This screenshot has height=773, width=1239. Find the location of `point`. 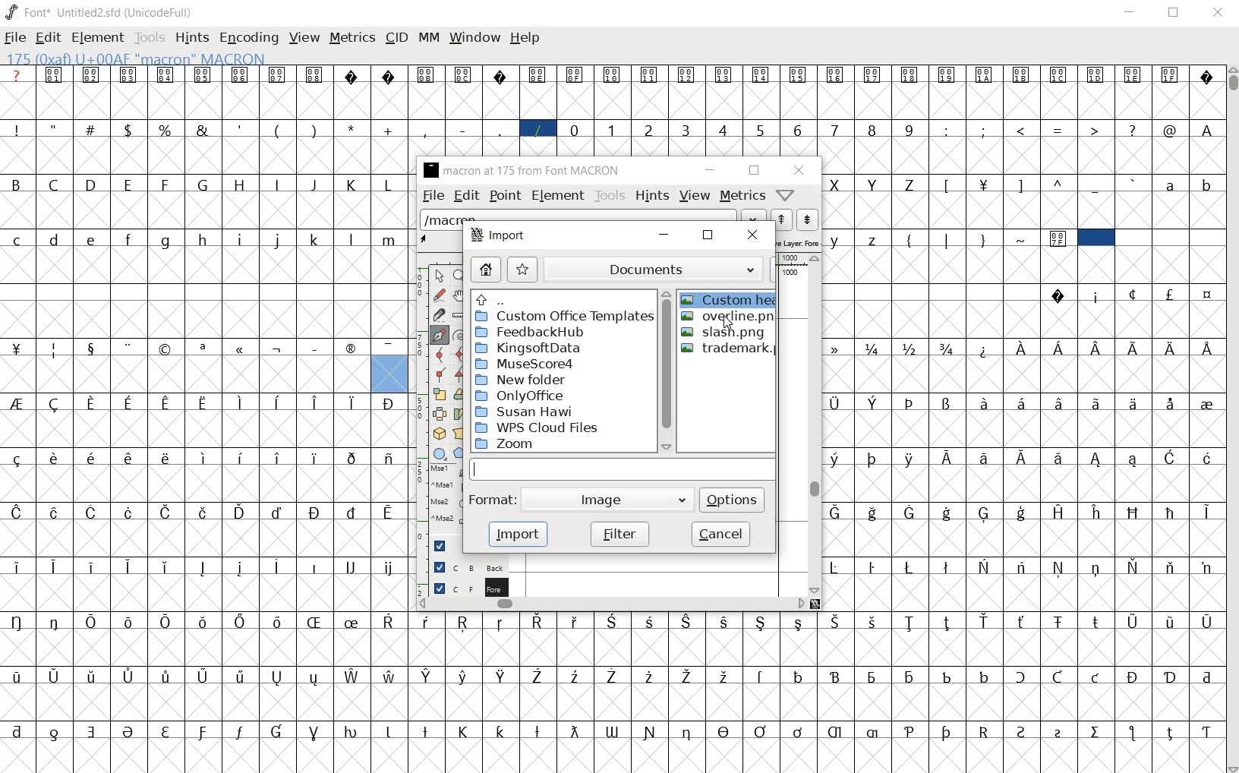

point is located at coordinates (503, 197).